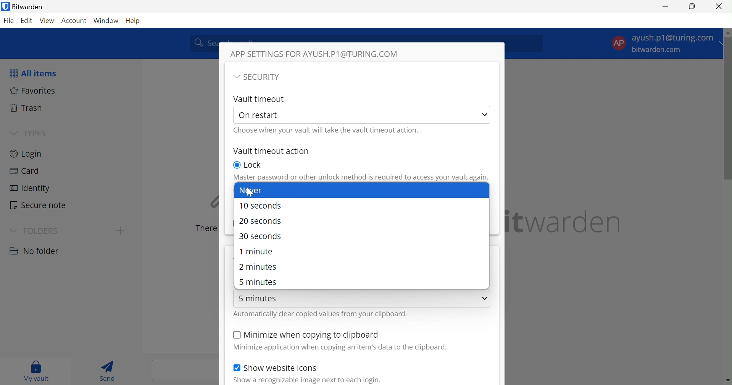  Describe the element at coordinates (235, 368) in the screenshot. I see `Checkbox` at that location.